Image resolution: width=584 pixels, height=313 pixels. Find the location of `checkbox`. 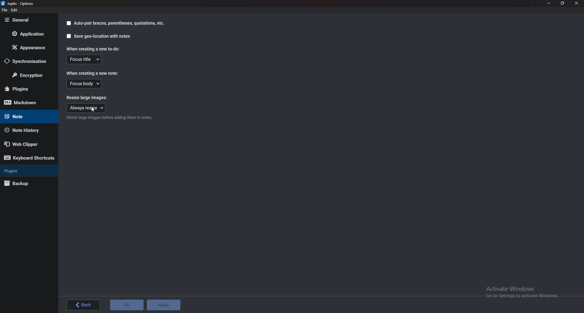

checkbox is located at coordinates (68, 23).